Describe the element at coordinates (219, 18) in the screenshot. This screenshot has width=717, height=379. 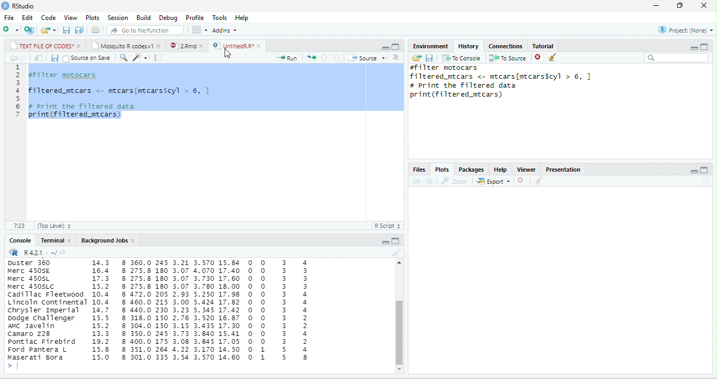
I see `Tools` at that location.